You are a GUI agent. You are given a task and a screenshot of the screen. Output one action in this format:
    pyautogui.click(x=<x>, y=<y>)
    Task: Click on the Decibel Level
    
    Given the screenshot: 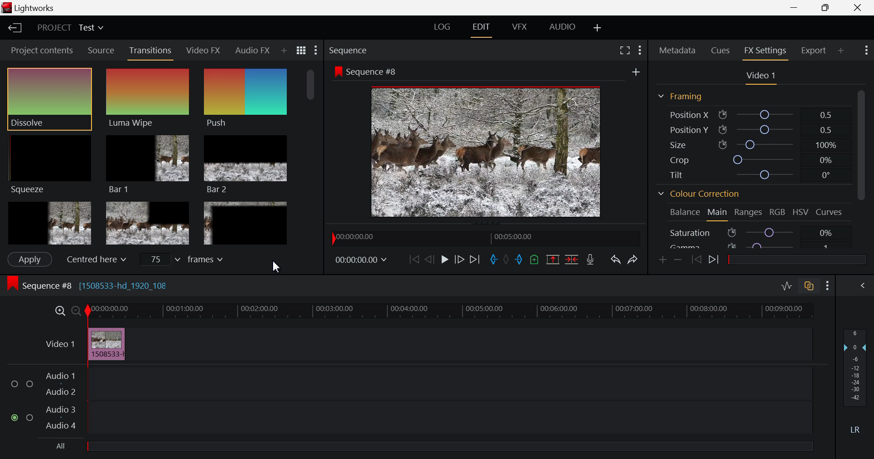 What is the action you would take?
    pyautogui.click(x=856, y=379)
    